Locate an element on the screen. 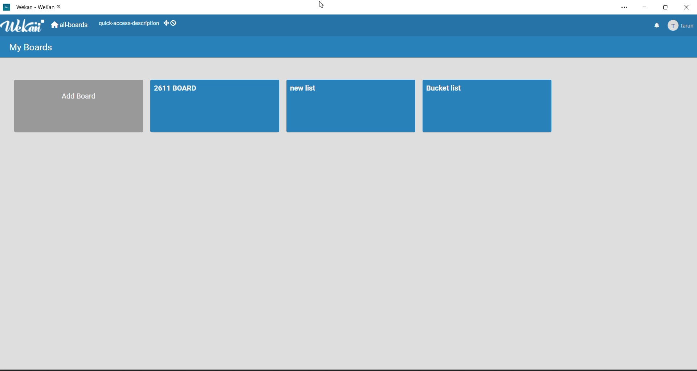  Add Board is located at coordinates (74, 106).